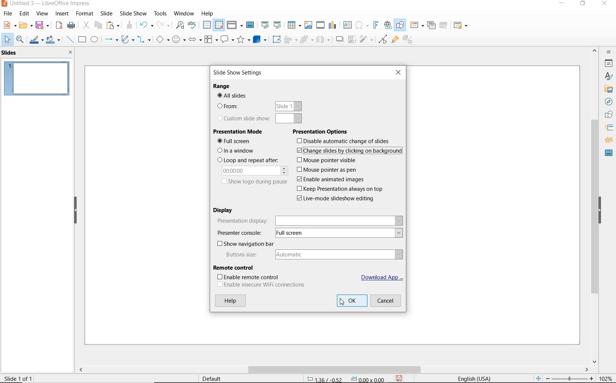 This screenshot has width=616, height=383. I want to click on SIDEBAR SETTINGS, so click(608, 52).